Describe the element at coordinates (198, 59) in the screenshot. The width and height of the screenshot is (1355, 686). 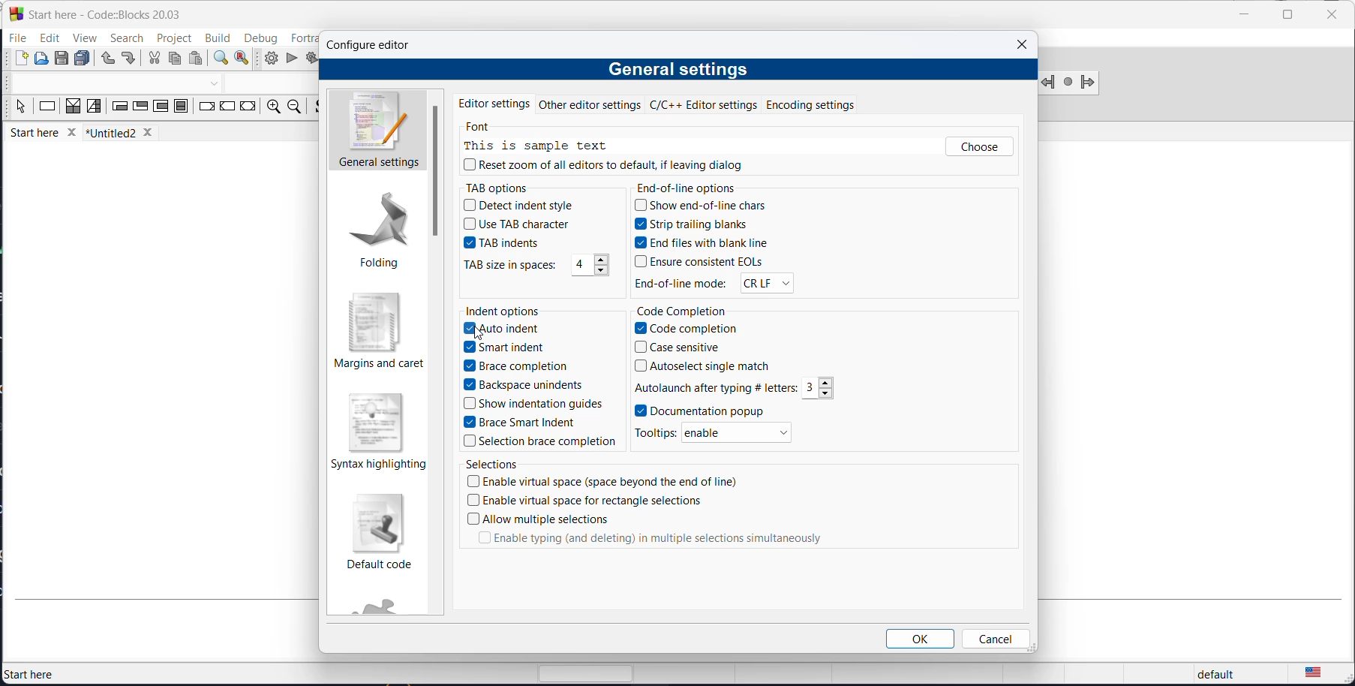
I see `paste` at that location.